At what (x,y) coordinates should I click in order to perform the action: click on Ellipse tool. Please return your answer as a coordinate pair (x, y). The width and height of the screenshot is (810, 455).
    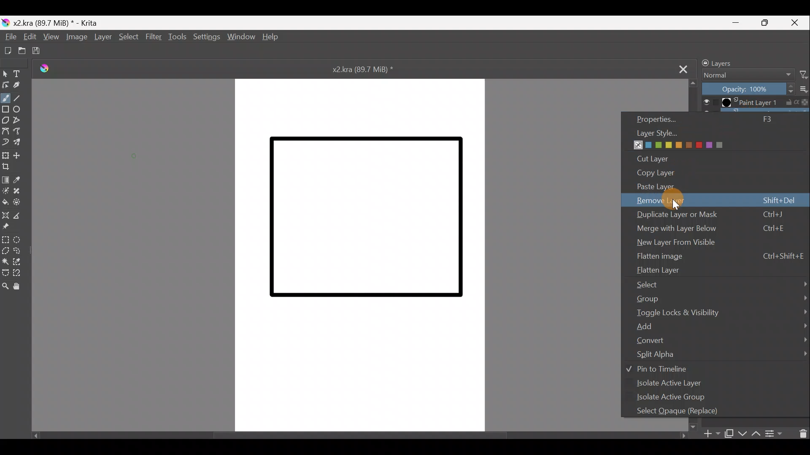
    Looking at the image, I should click on (20, 110).